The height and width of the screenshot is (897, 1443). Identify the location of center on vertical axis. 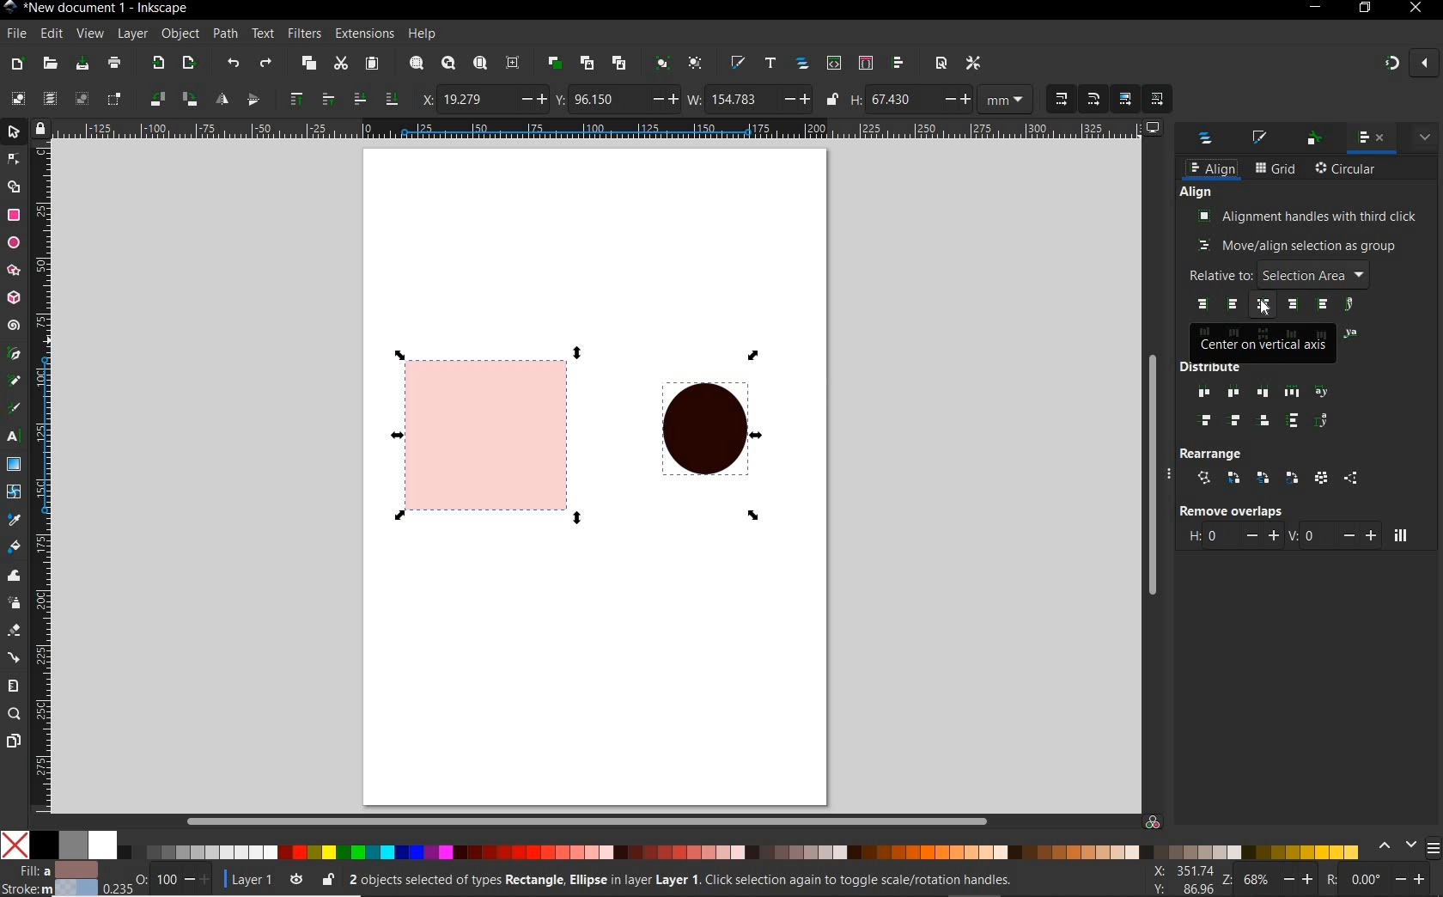
(1264, 344).